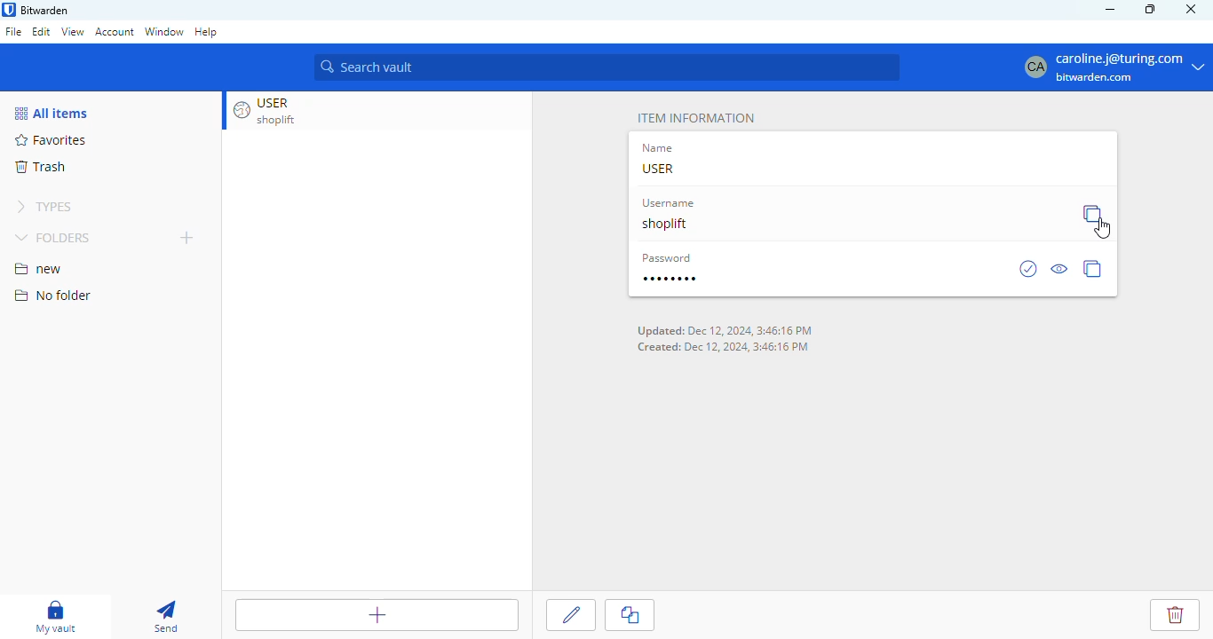 The image size is (1213, 639). Describe the element at coordinates (608, 68) in the screenshot. I see `search vault` at that location.